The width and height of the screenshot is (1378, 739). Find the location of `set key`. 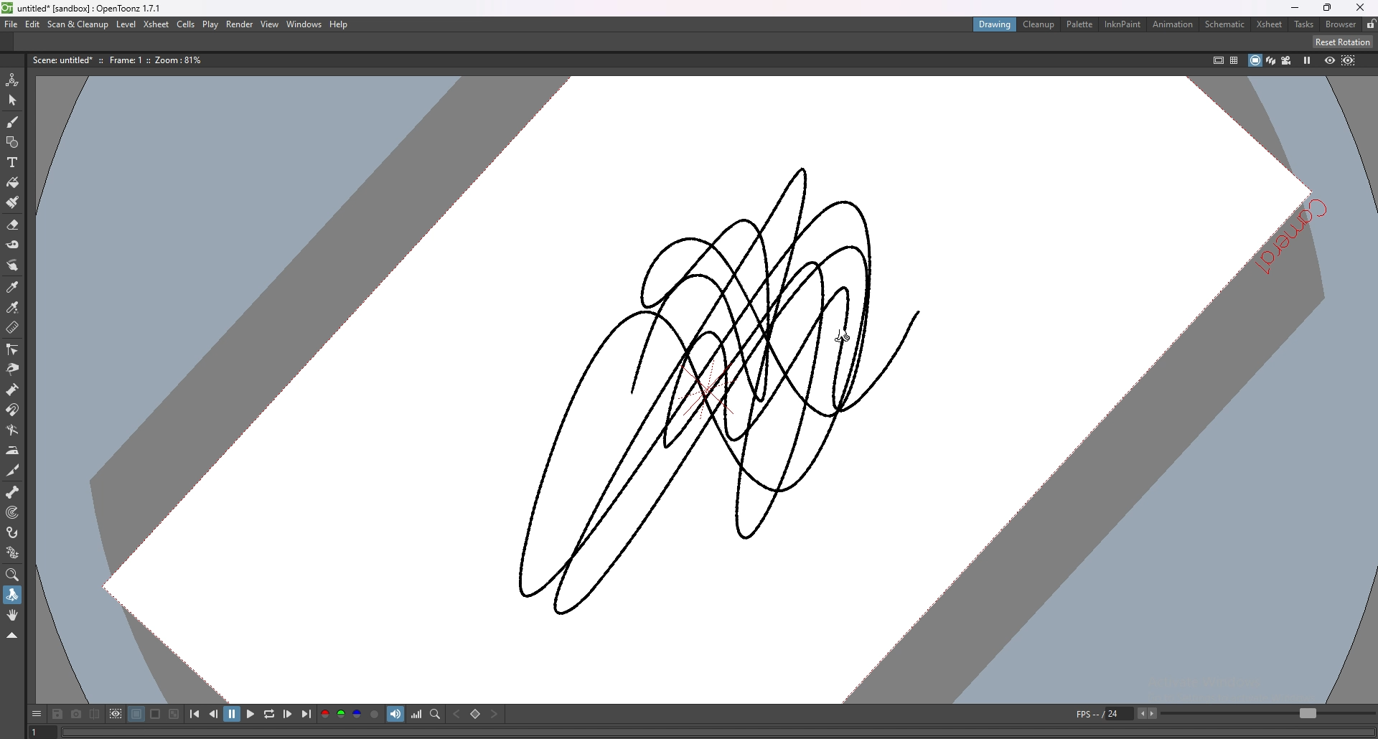

set key is located at coordinates (475, 714).